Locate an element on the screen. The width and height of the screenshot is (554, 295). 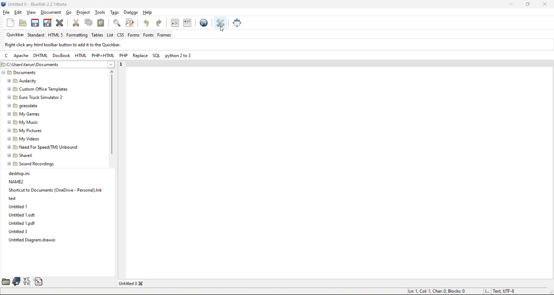
view is located at coordinates (31, 13).